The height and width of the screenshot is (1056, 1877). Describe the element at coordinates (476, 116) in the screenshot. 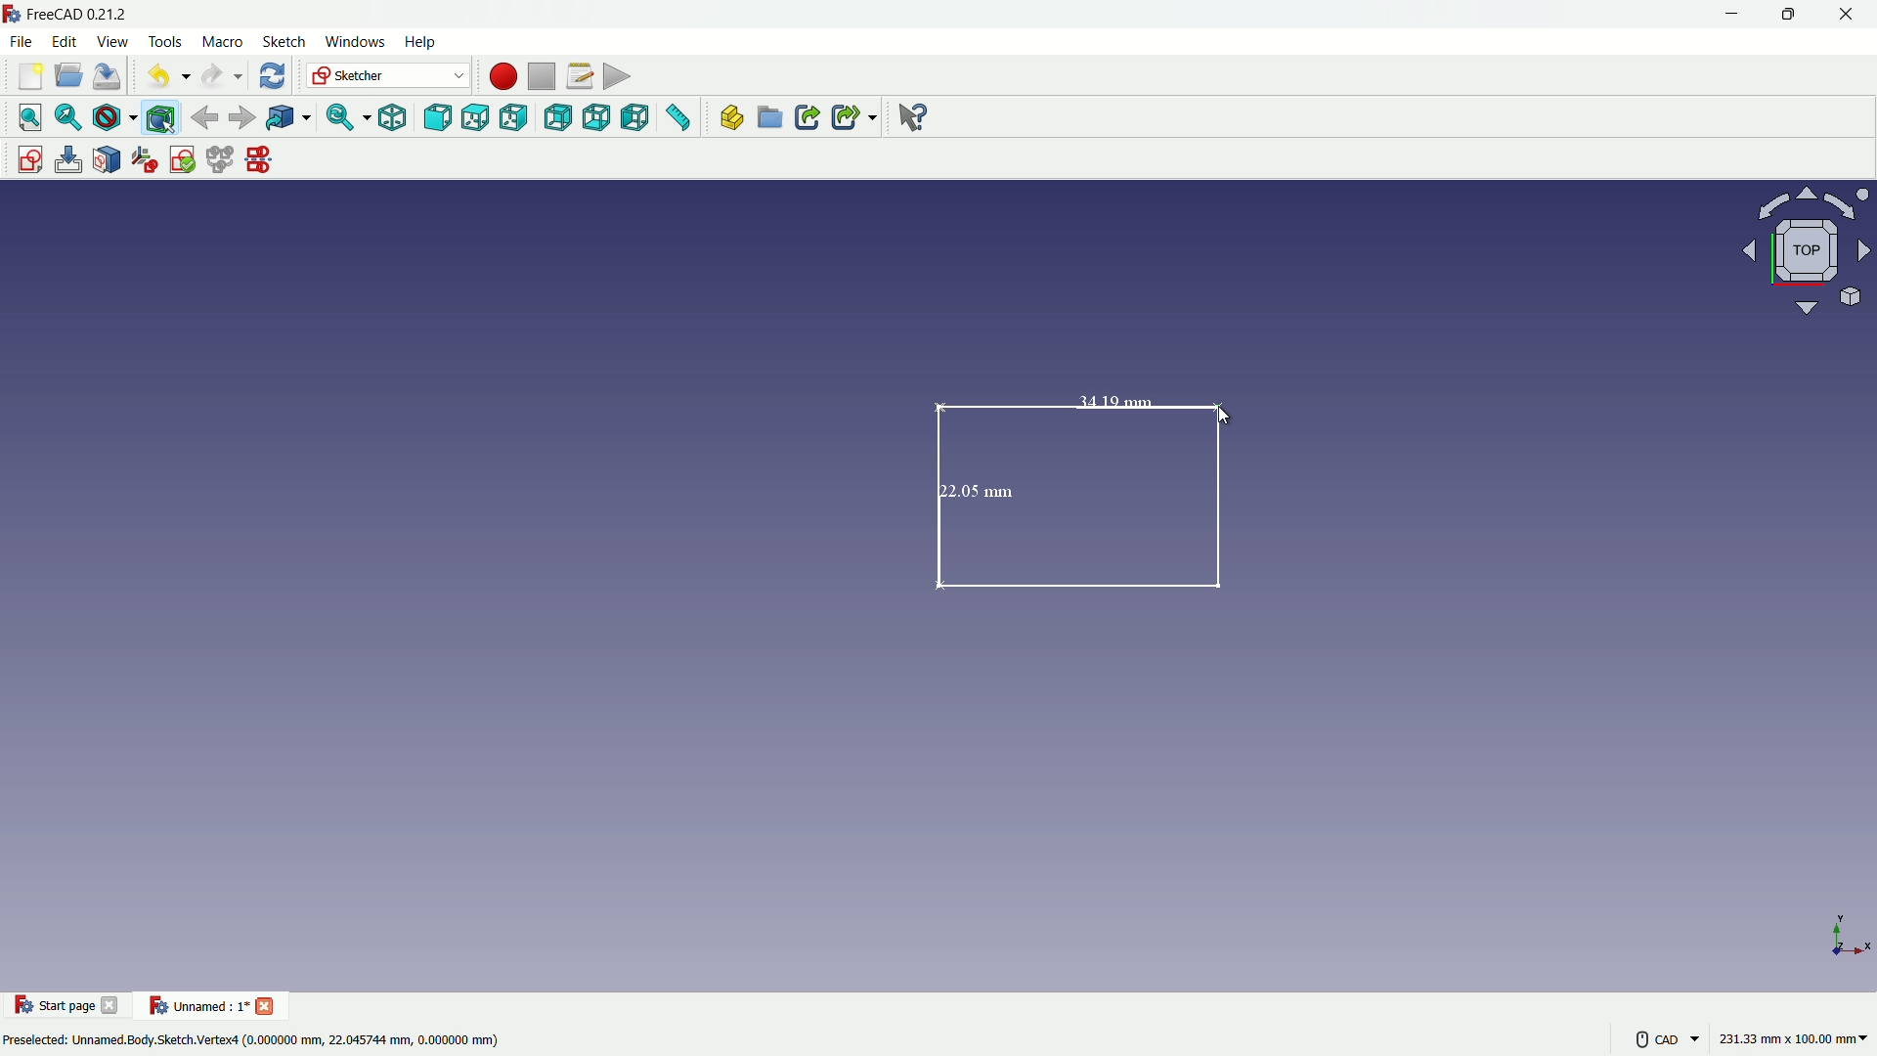

I see `top view` at that location.